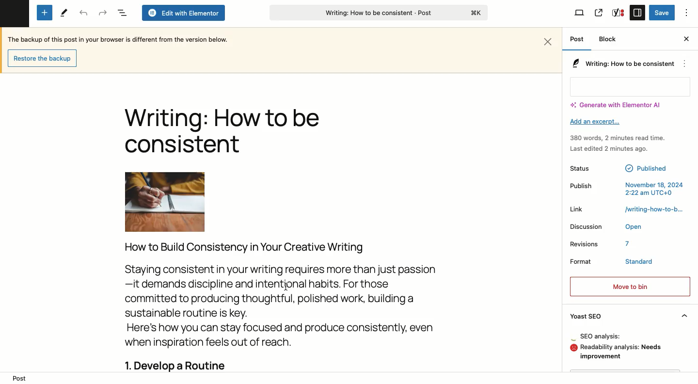 Image resolution: width=698 pixels, height=384 pixels. I want to click on Block, so click(611, 39).